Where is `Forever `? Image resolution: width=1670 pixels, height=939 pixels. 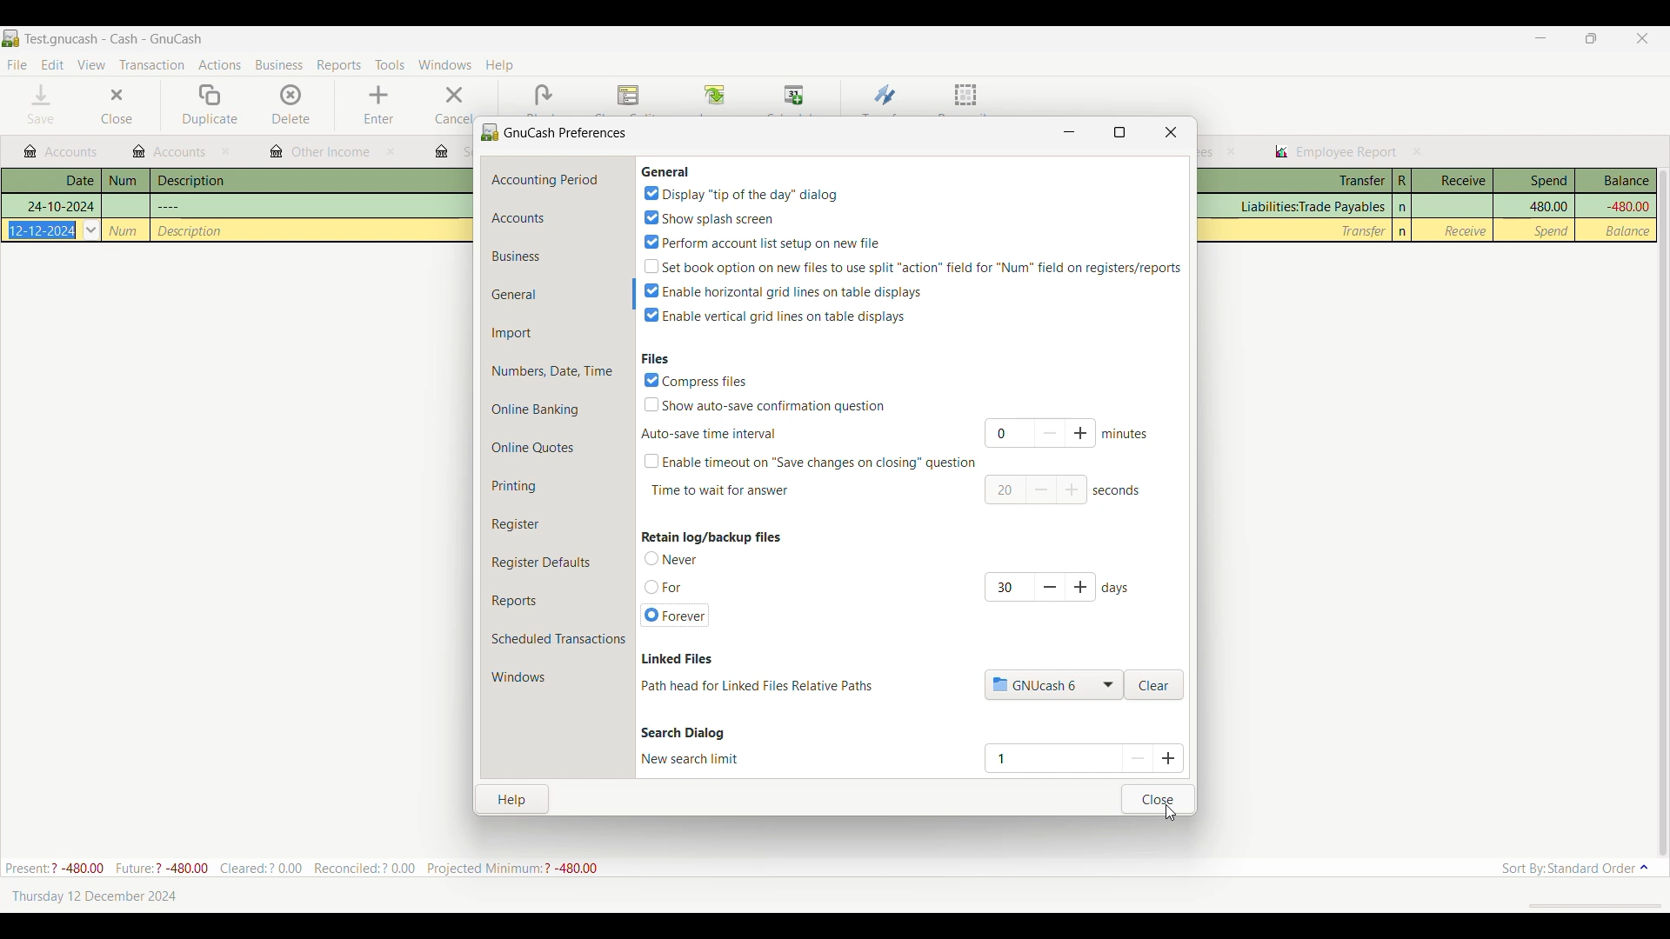 Forever  is located at coordinates (677, 616).